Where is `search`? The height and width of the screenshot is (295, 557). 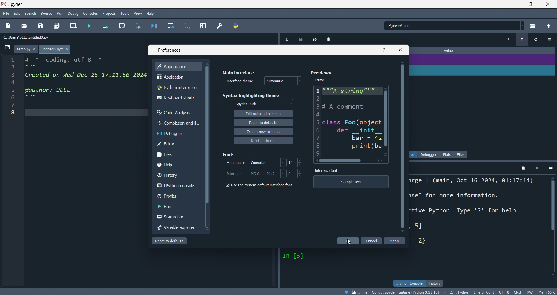
search is located at coordinates (30, 13).